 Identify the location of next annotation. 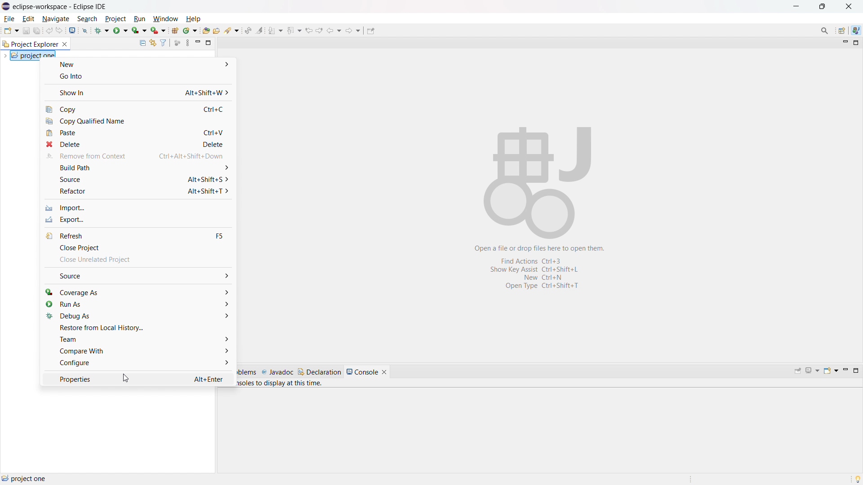
(275, 31).